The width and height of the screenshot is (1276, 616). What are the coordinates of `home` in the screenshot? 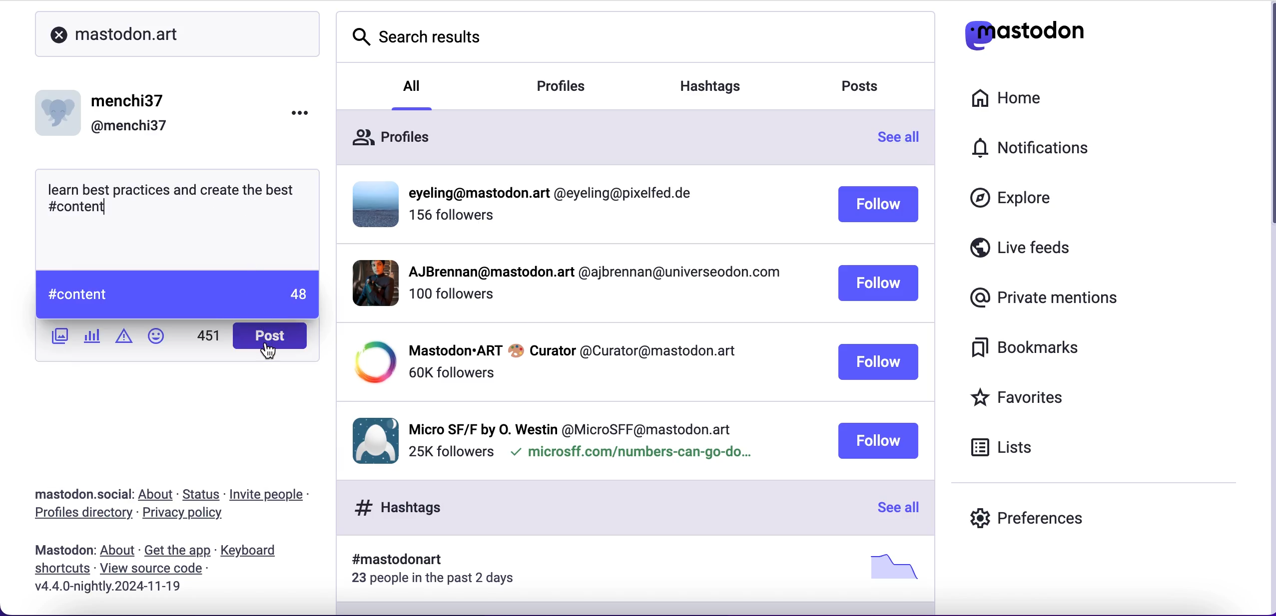 It's located at (1019, 99).